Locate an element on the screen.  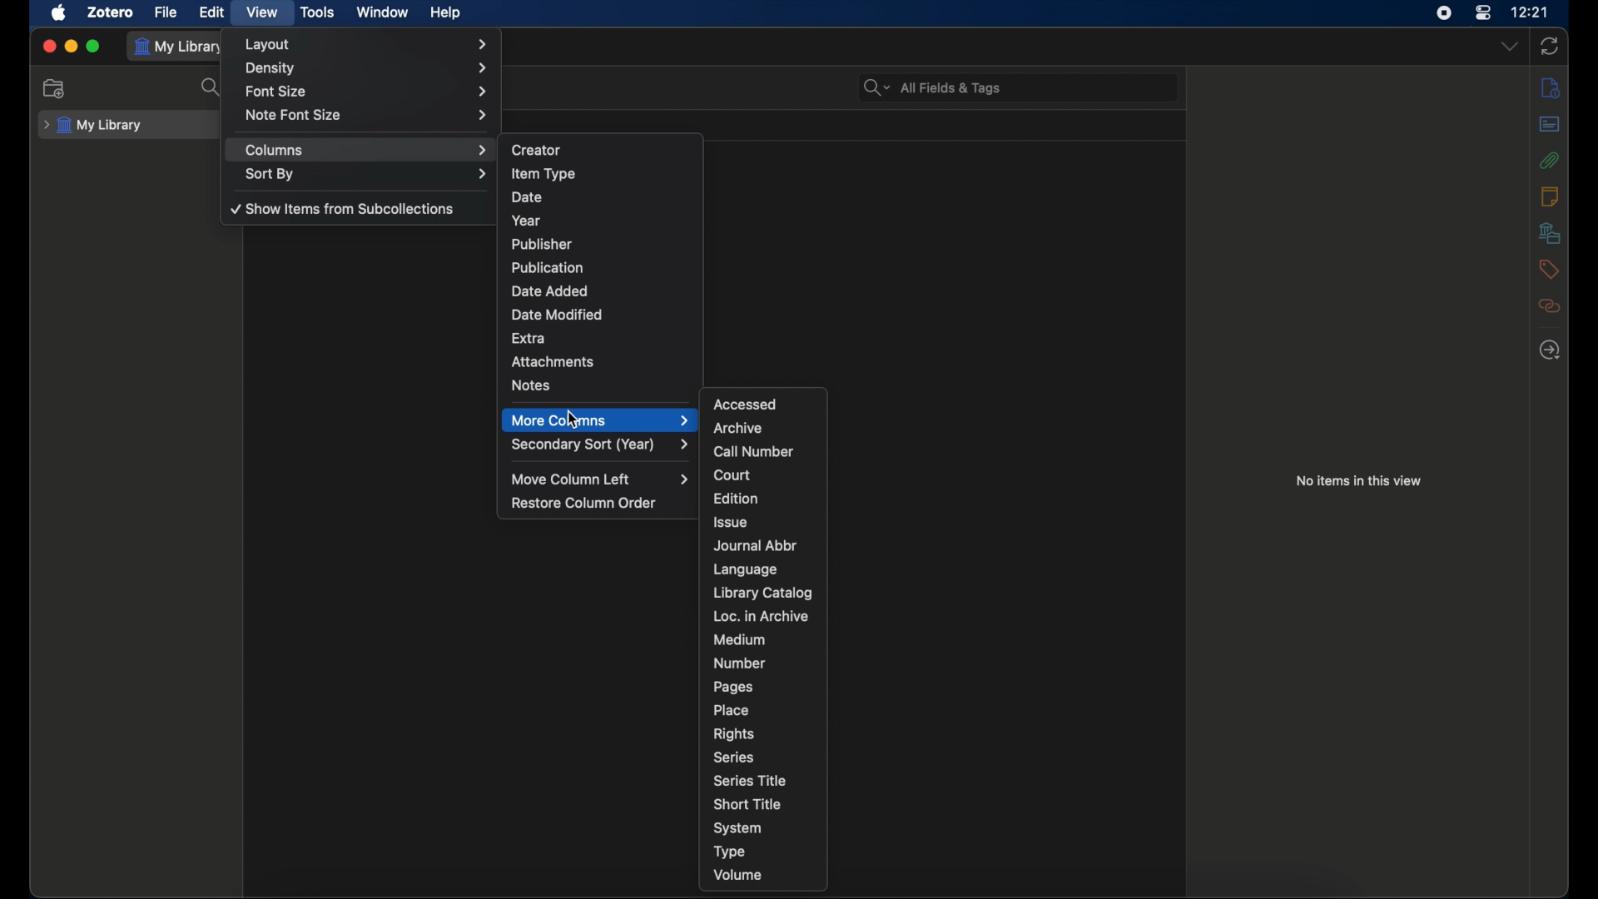
medium is located at coordinates (739, 640).